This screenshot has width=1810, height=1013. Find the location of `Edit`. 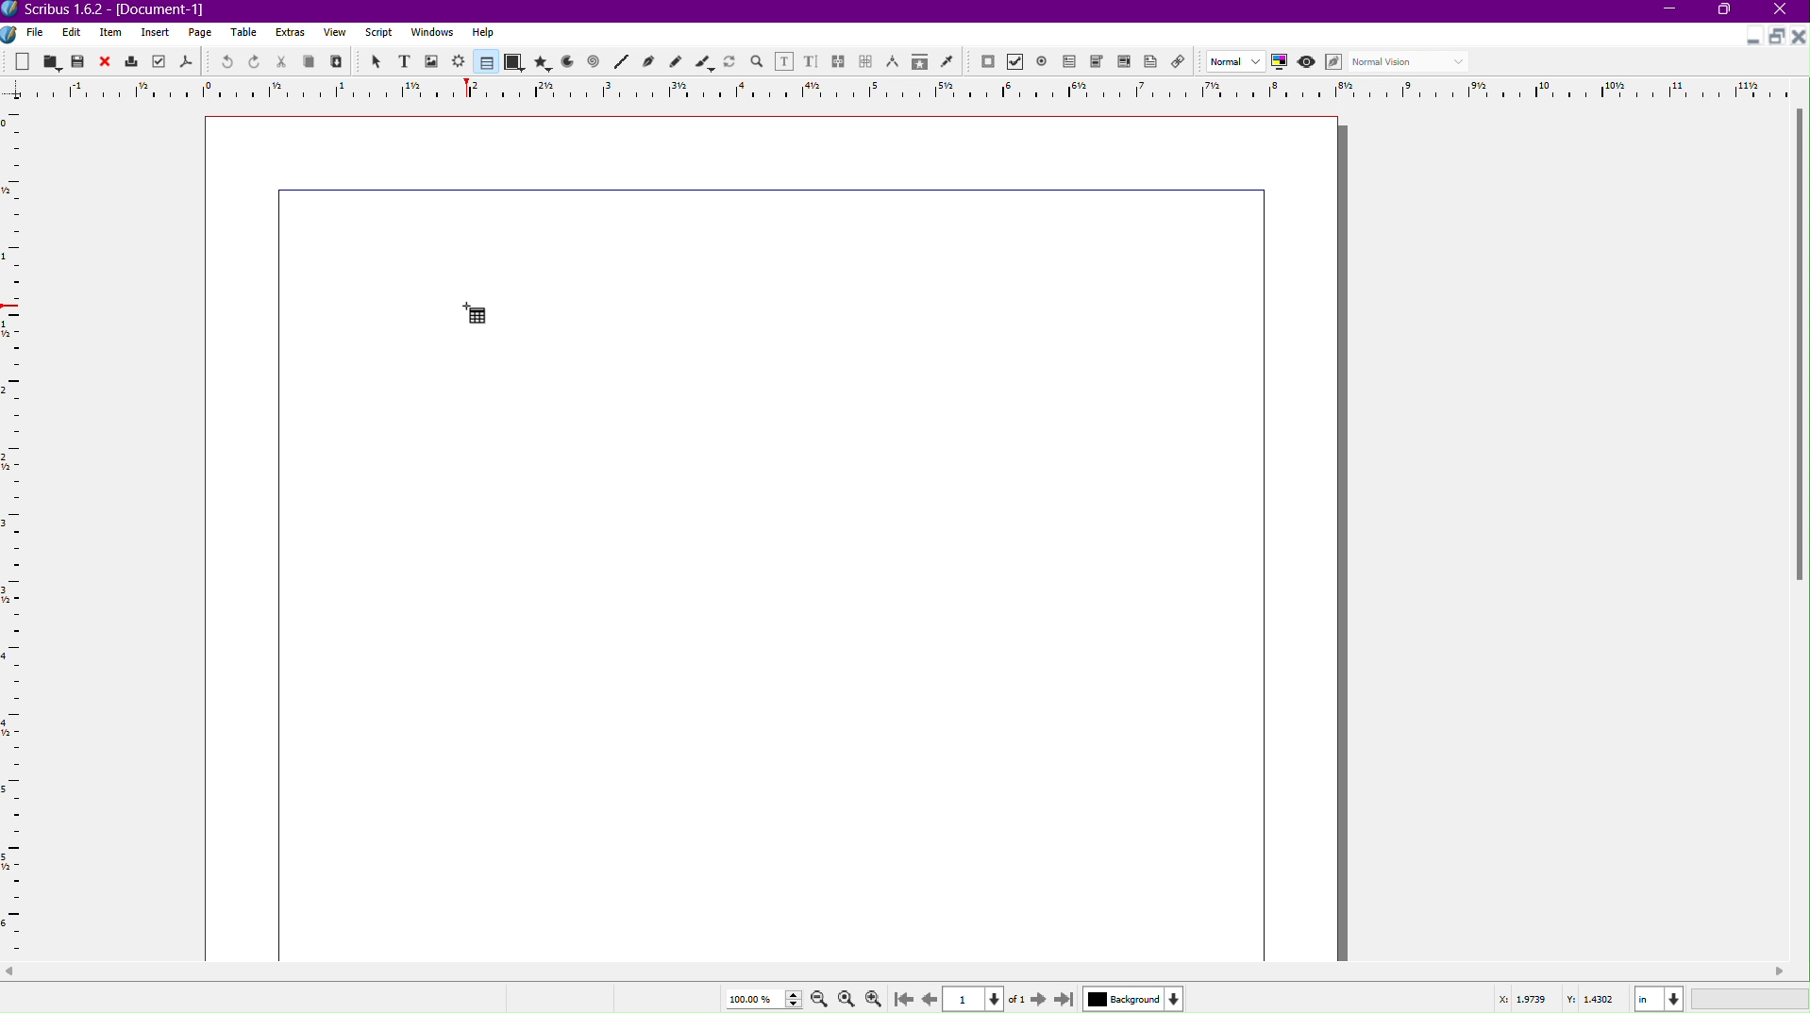

Edit is located at coordinates (71, 32).